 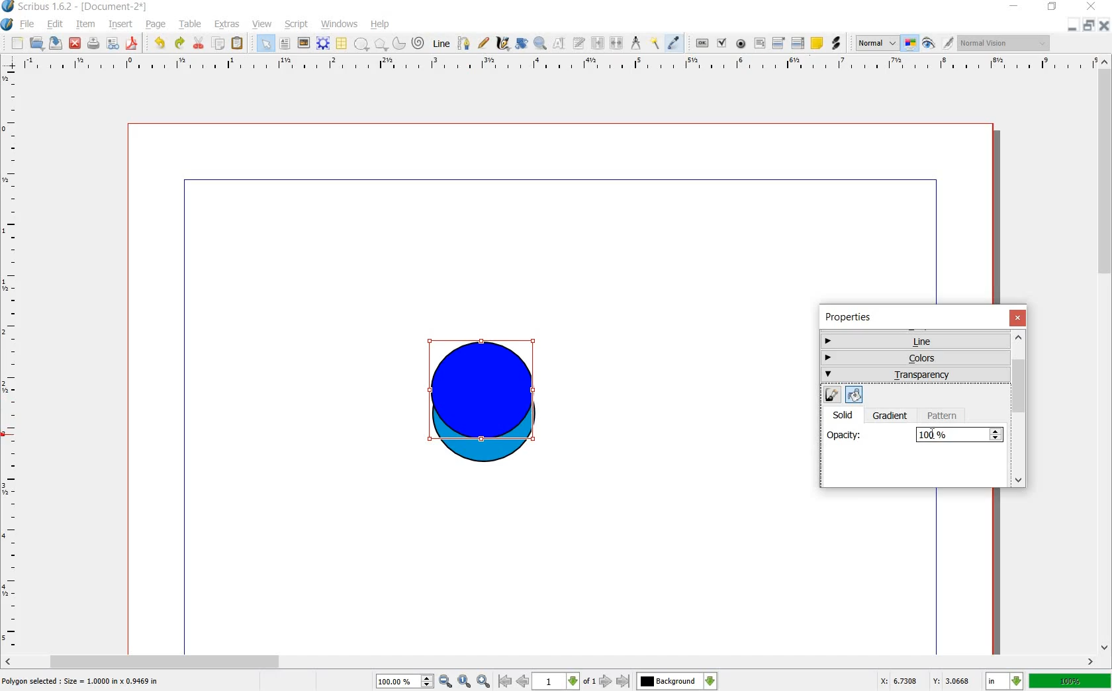 I want to click on spiral, so click(x=418, y=44).